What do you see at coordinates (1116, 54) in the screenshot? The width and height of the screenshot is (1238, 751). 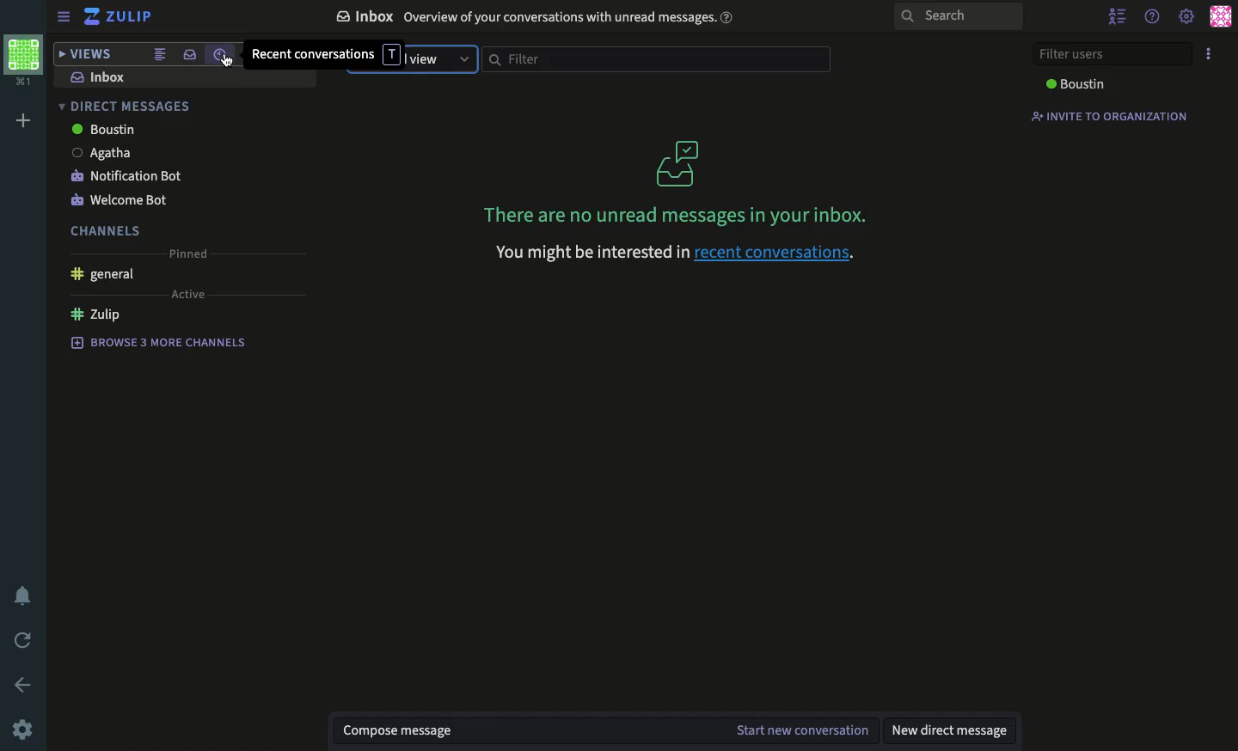 I see `filter users` at bounding box center [1116, 54].